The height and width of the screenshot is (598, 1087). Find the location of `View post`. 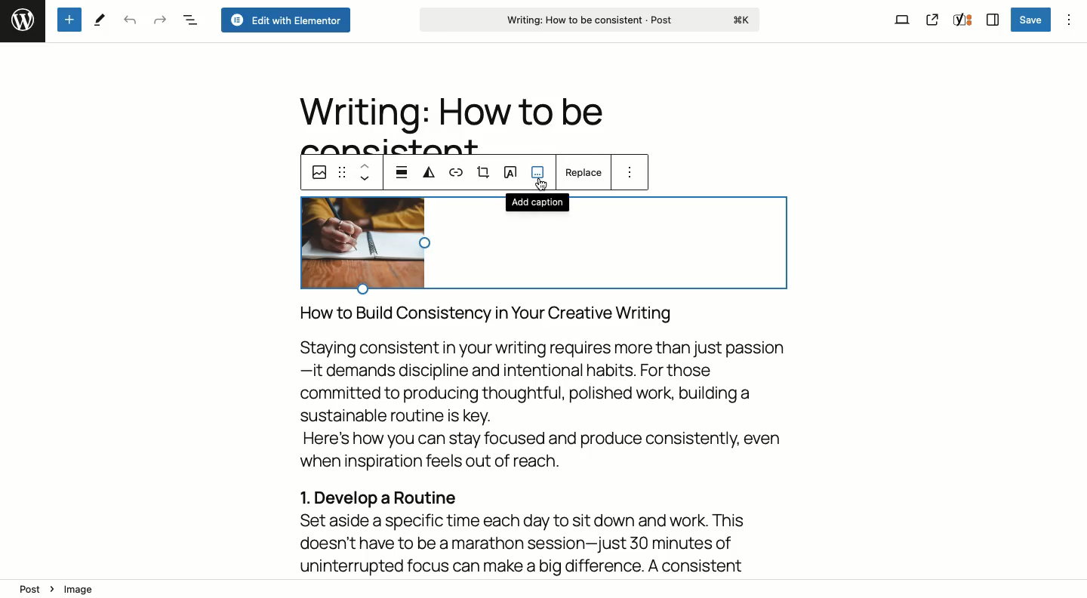

View post is located at coordinates (932, 20).